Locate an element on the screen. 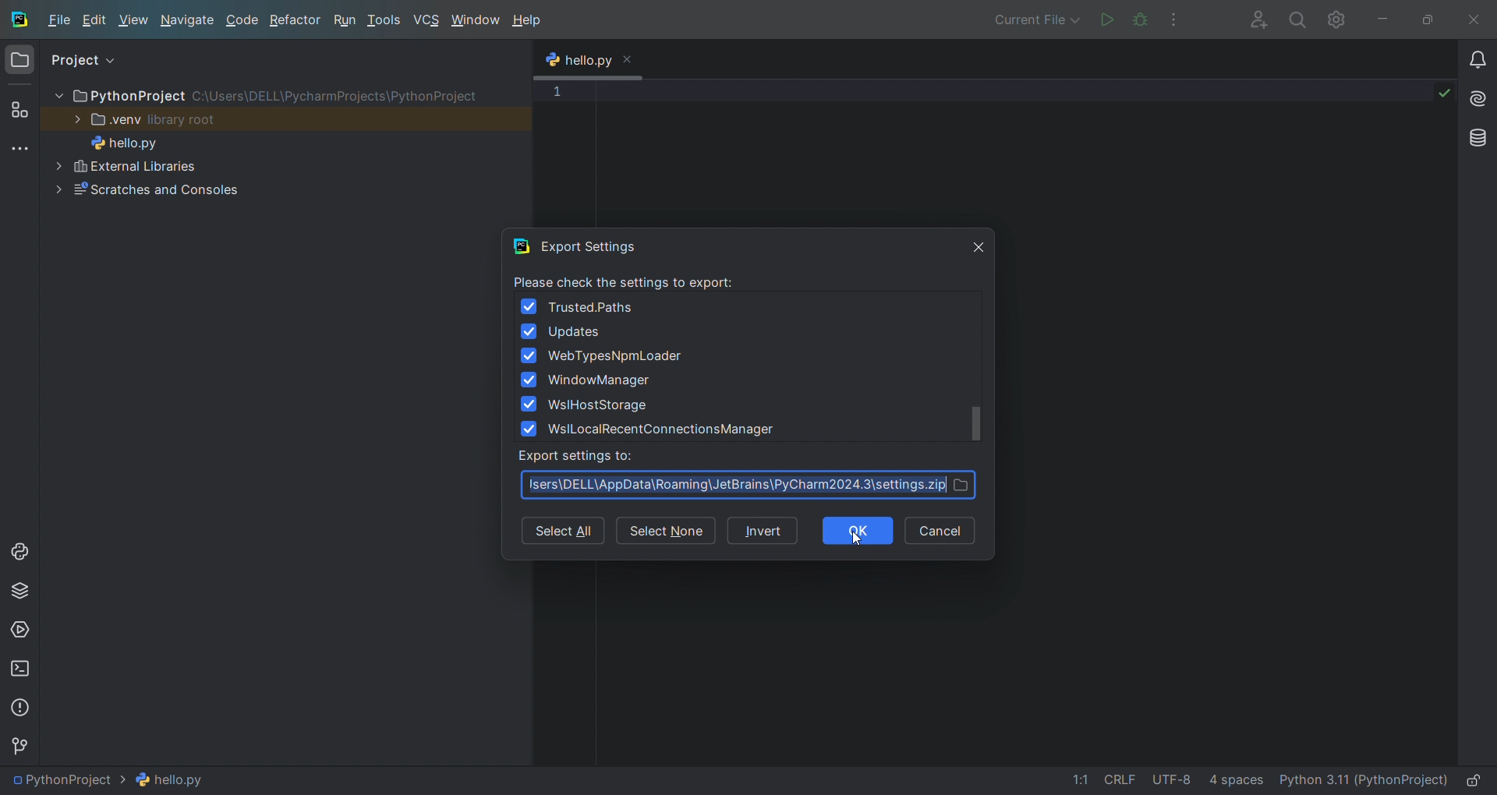 The width and height of the screenshot is (1497, 795). cancel is located at coordinates (940, 528).